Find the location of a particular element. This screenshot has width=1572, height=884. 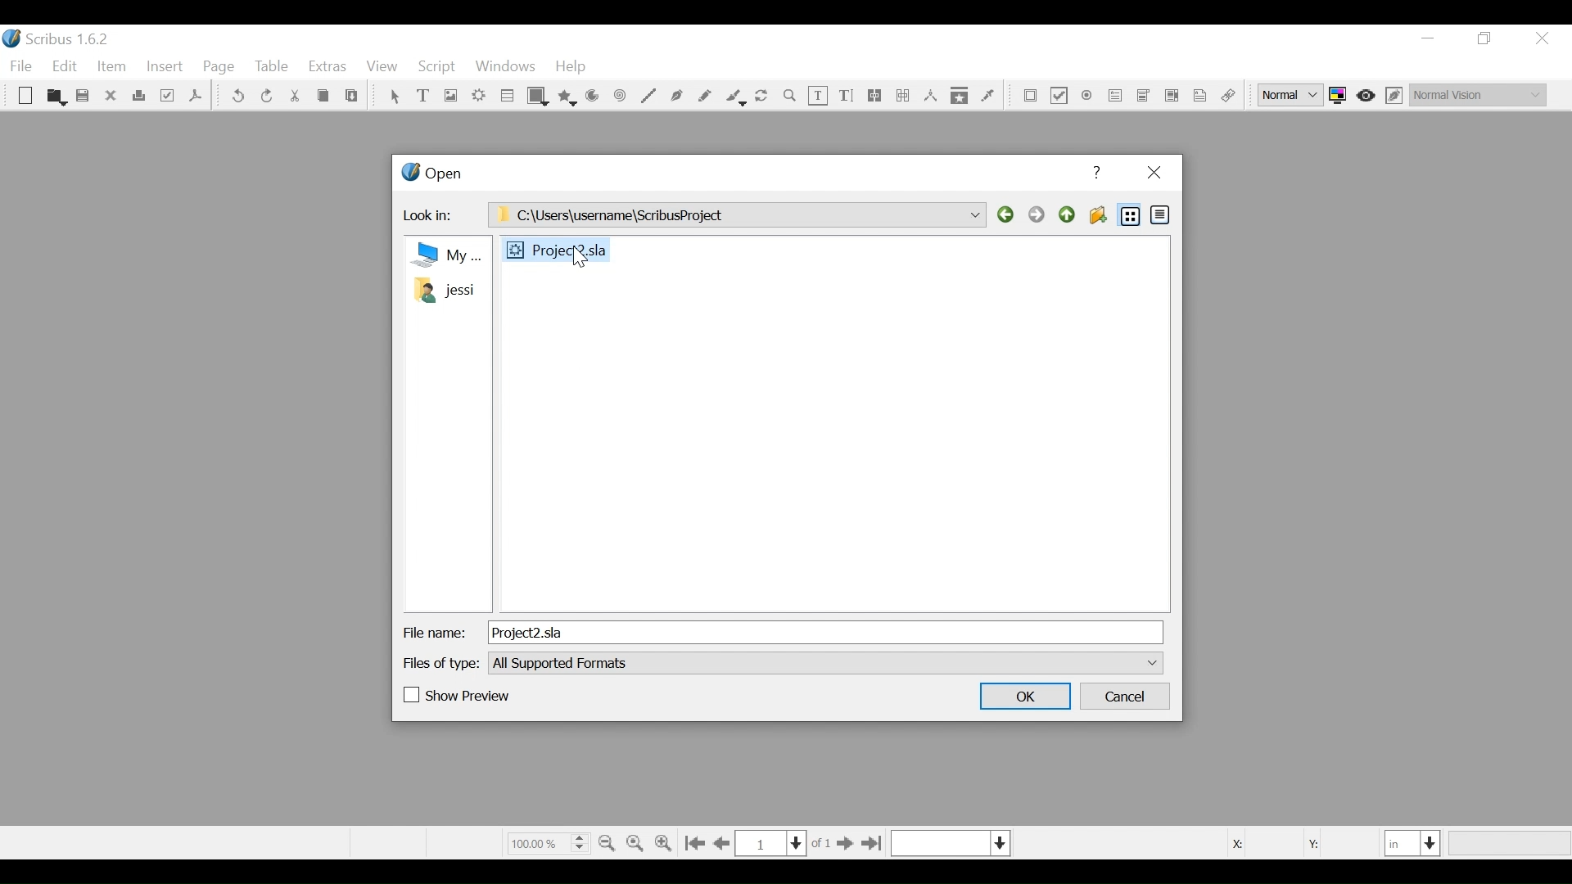

Files of Type is located at coordinates (443, 662).